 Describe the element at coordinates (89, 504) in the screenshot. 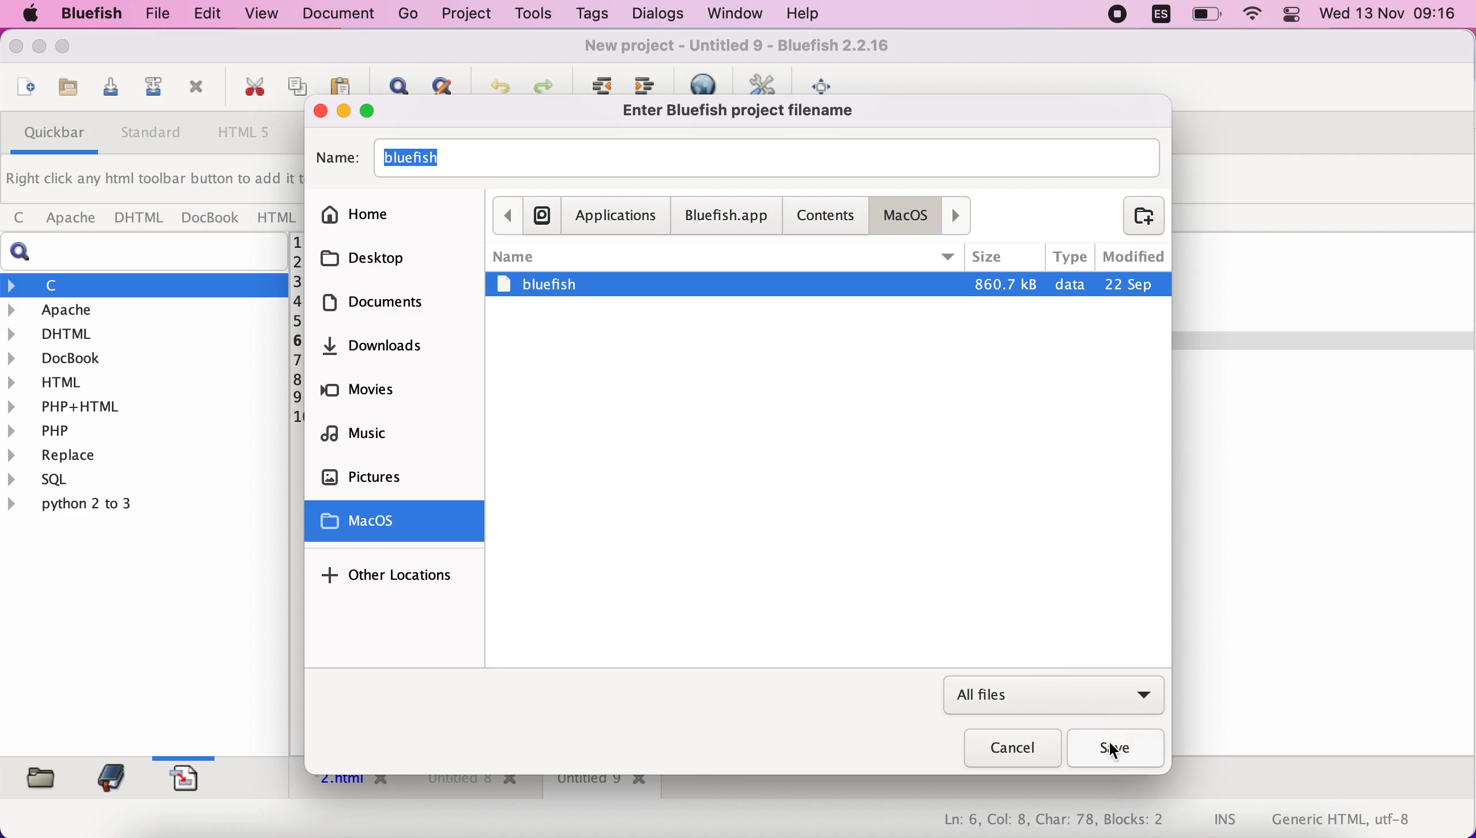

I see `python 2 to 3` at that location.